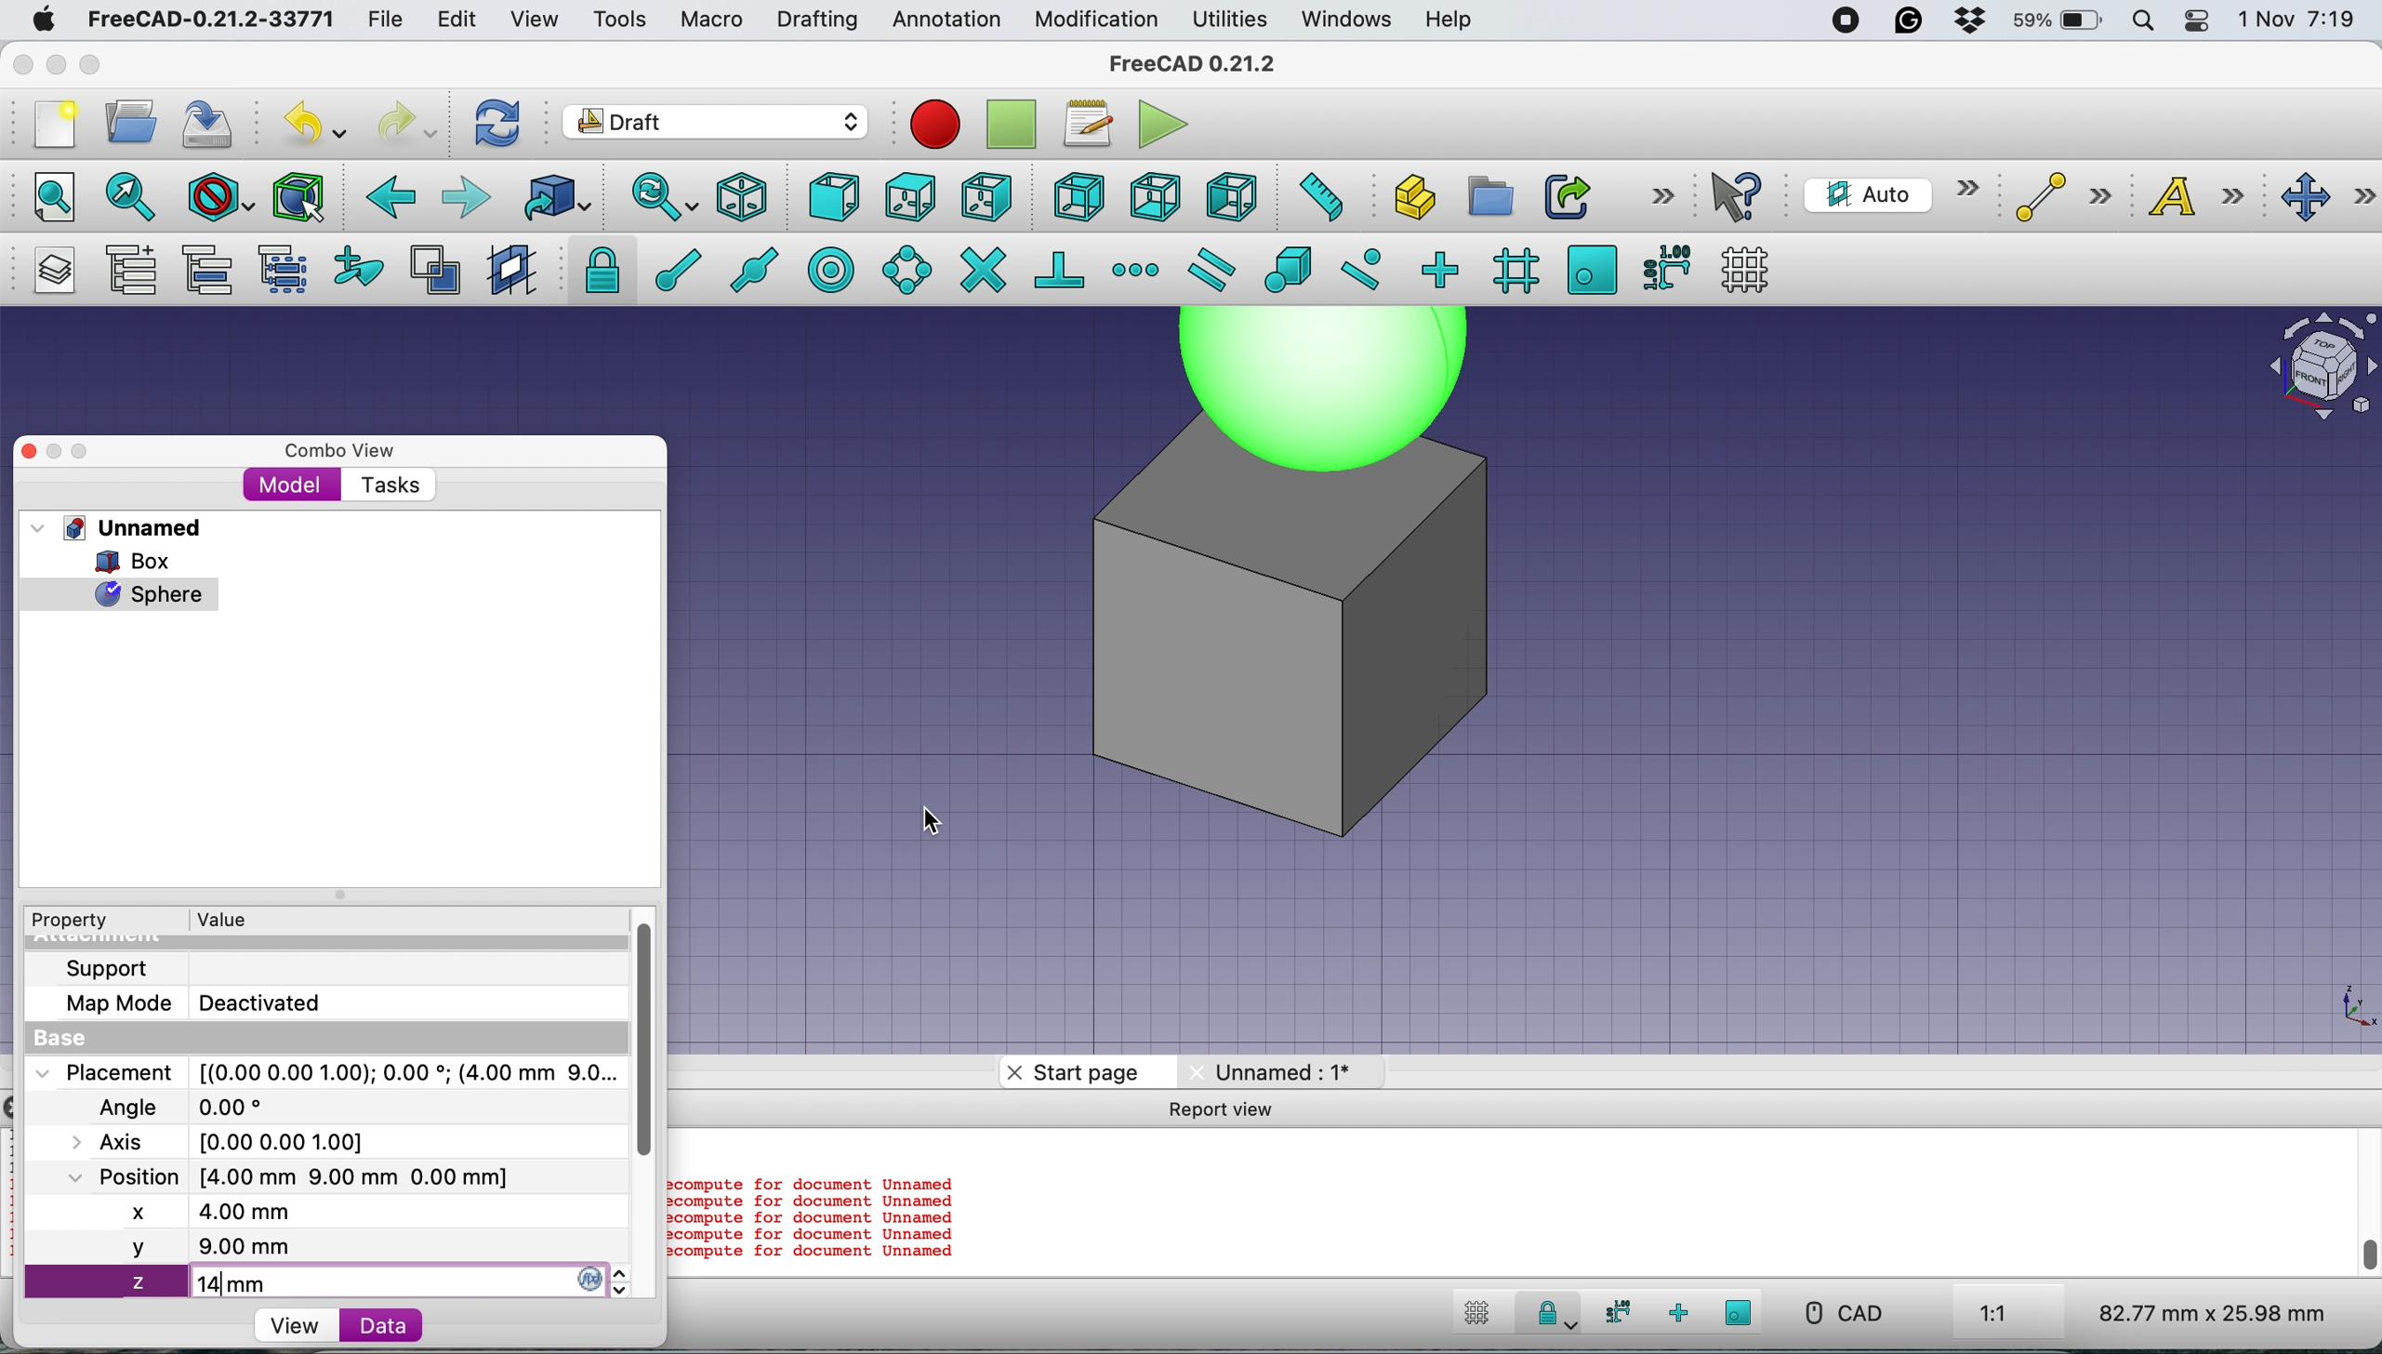 The width and height of the screenshot is (2382, 1354). I want to click on create part, so click(1409, 200).